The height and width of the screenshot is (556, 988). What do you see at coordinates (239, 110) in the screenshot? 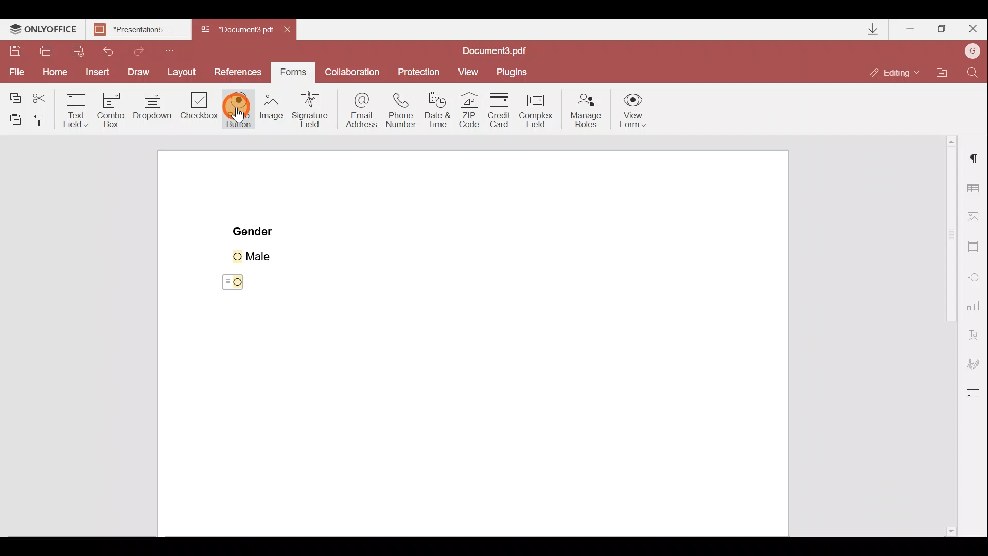
I see `Radio` at bounding box center [239, 110].